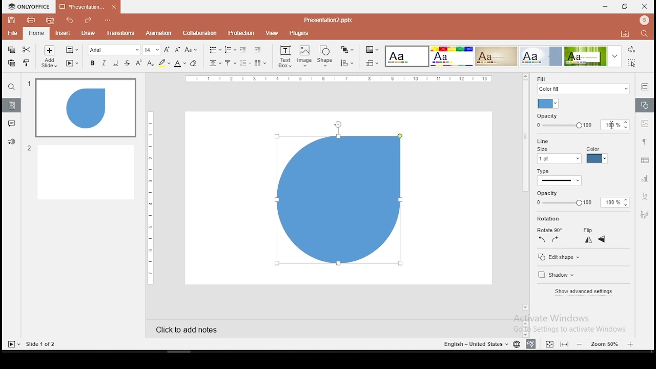 The height and width of the screenshot is (369, 656). I want to click on table settings, so click(644, 161).